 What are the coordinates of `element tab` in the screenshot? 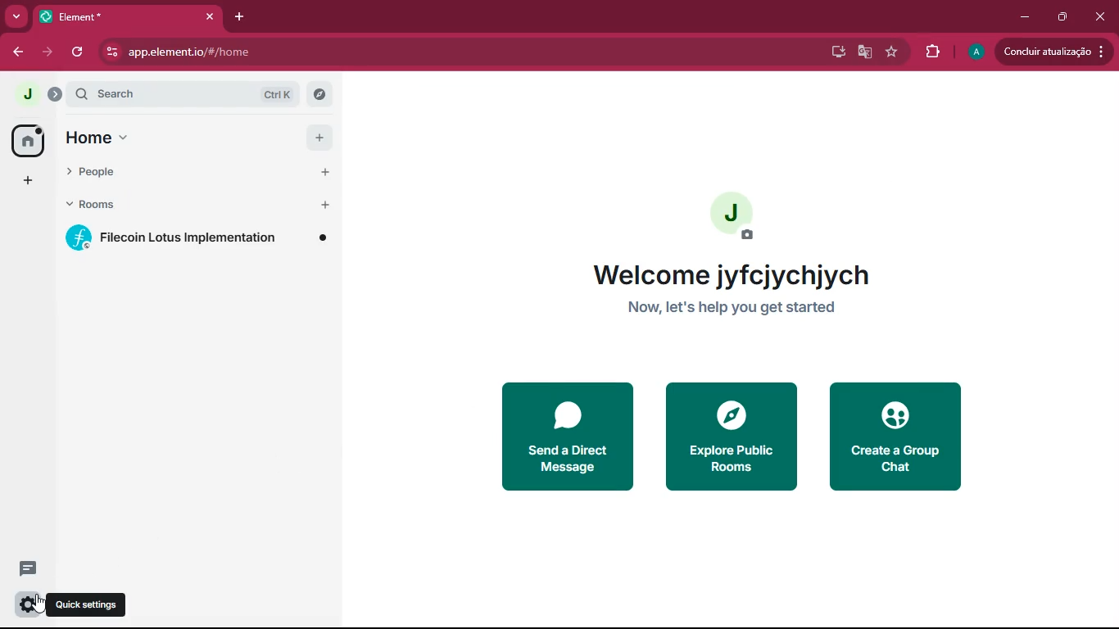 It's located at (129, 17).